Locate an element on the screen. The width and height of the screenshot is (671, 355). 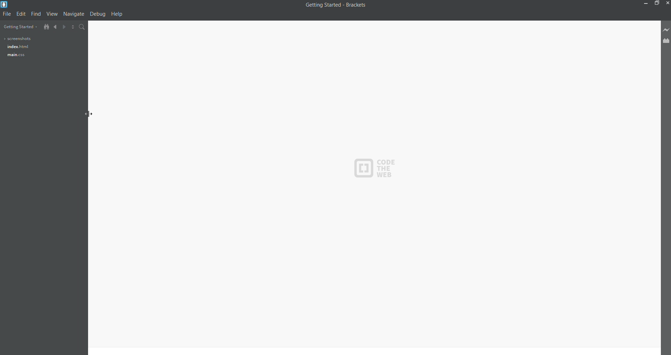
search is located at coordinates (81, 27).